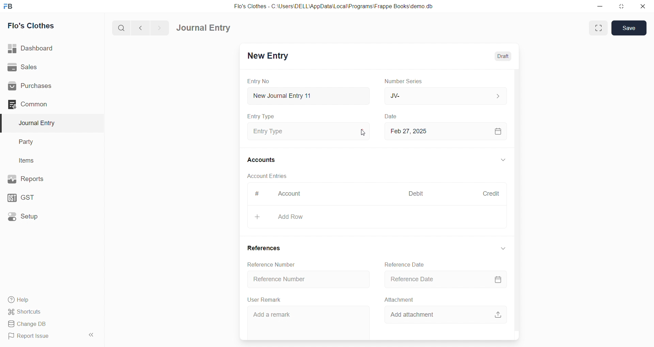 This screenshot has width=654, height=347. Describe the element at coordinates (41, 337) in the screenshot. I see `Report Issue` at that location.